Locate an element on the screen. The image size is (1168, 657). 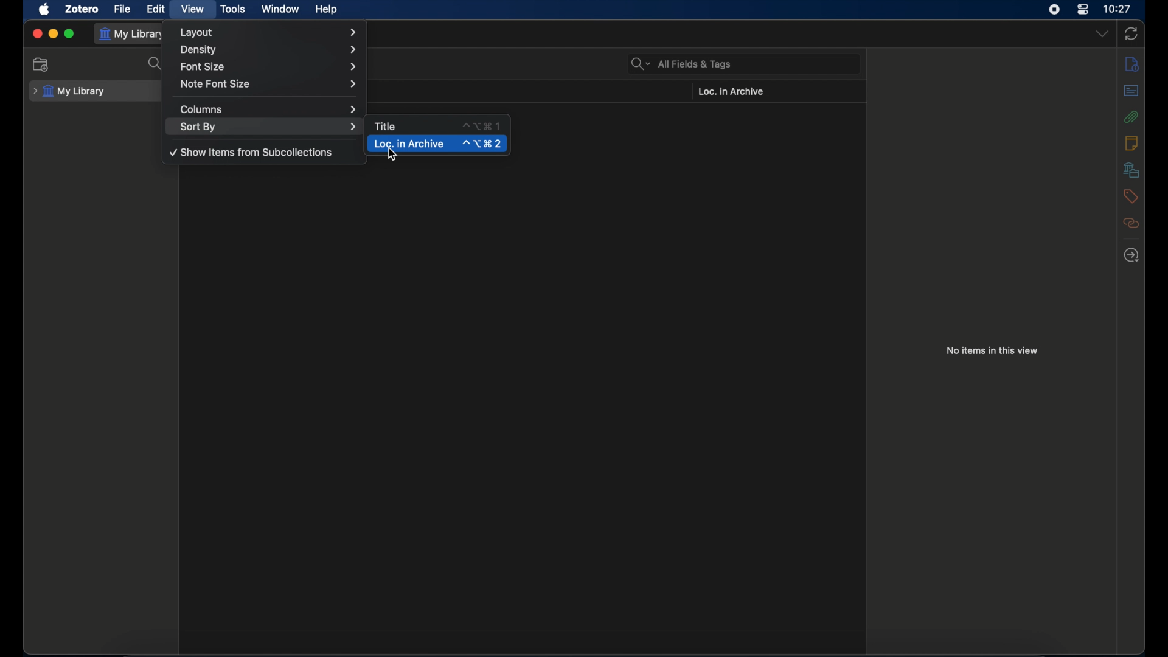
libraries is located at coordinates (1131, 170).